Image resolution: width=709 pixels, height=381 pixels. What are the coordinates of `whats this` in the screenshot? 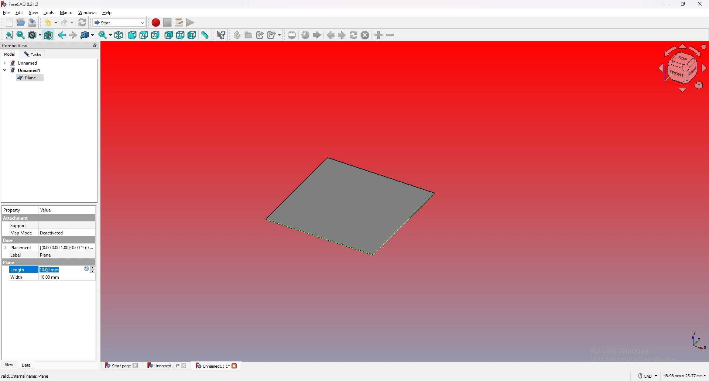 It's located at (221, 35).